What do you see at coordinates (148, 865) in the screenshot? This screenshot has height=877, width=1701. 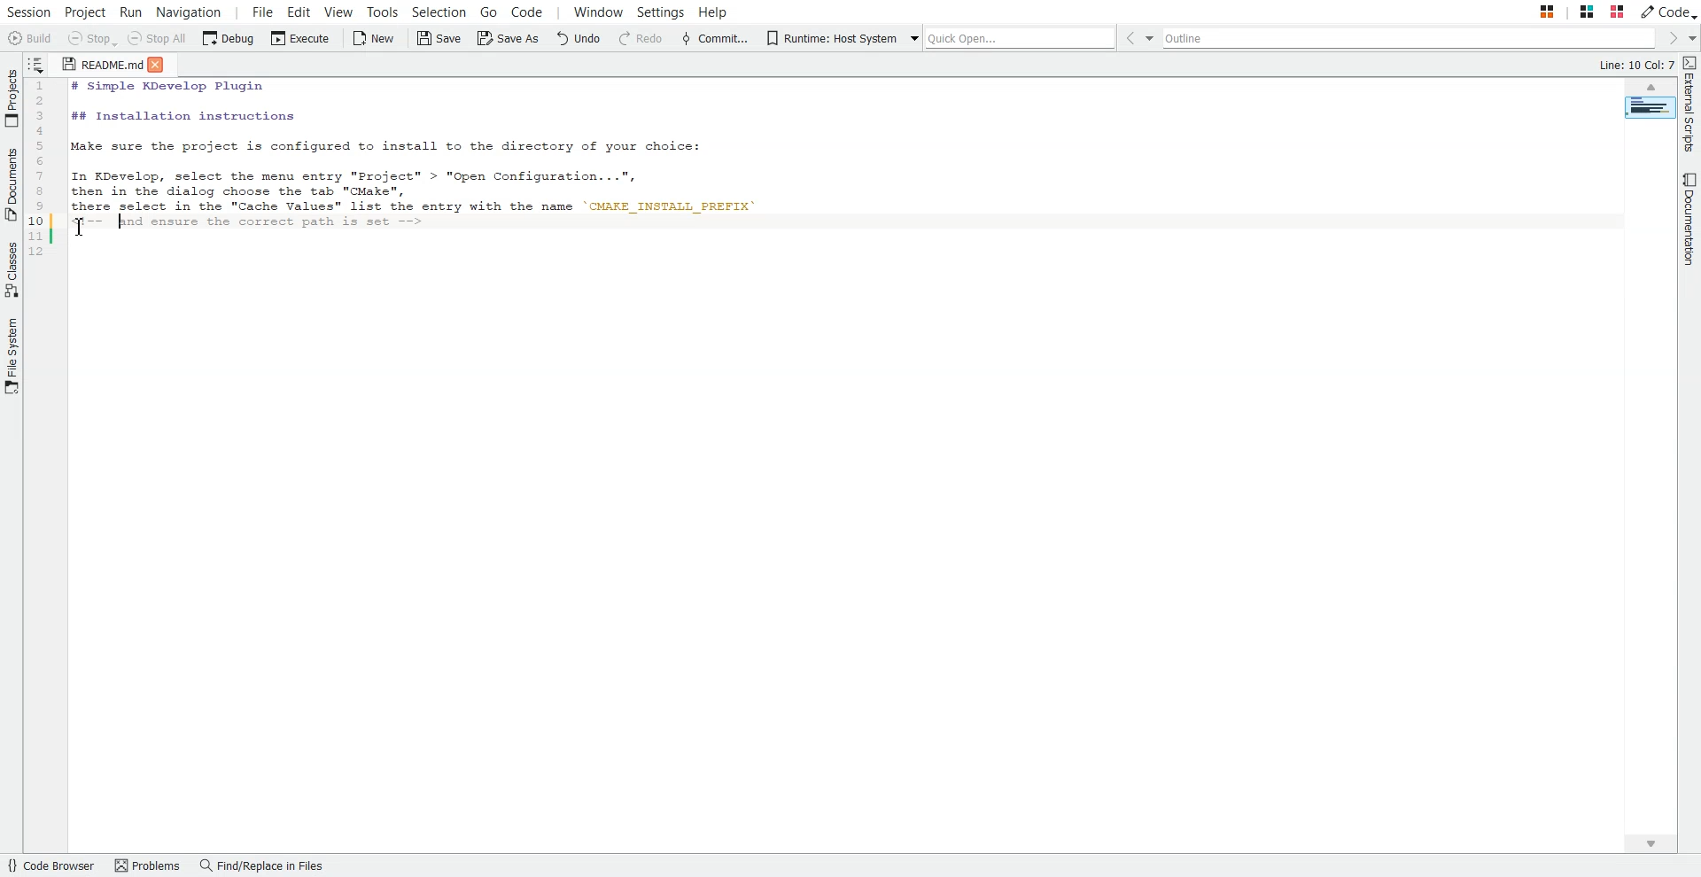 I see `Problems` at bounding box center [148, 865].